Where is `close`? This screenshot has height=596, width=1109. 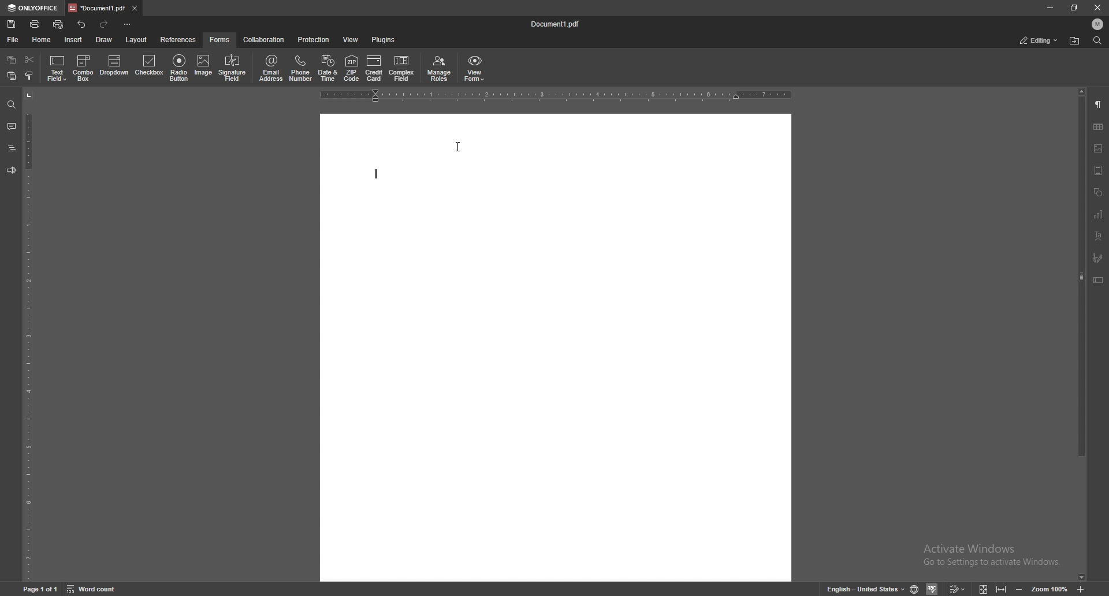
close is located at coordinates (1097, 8).